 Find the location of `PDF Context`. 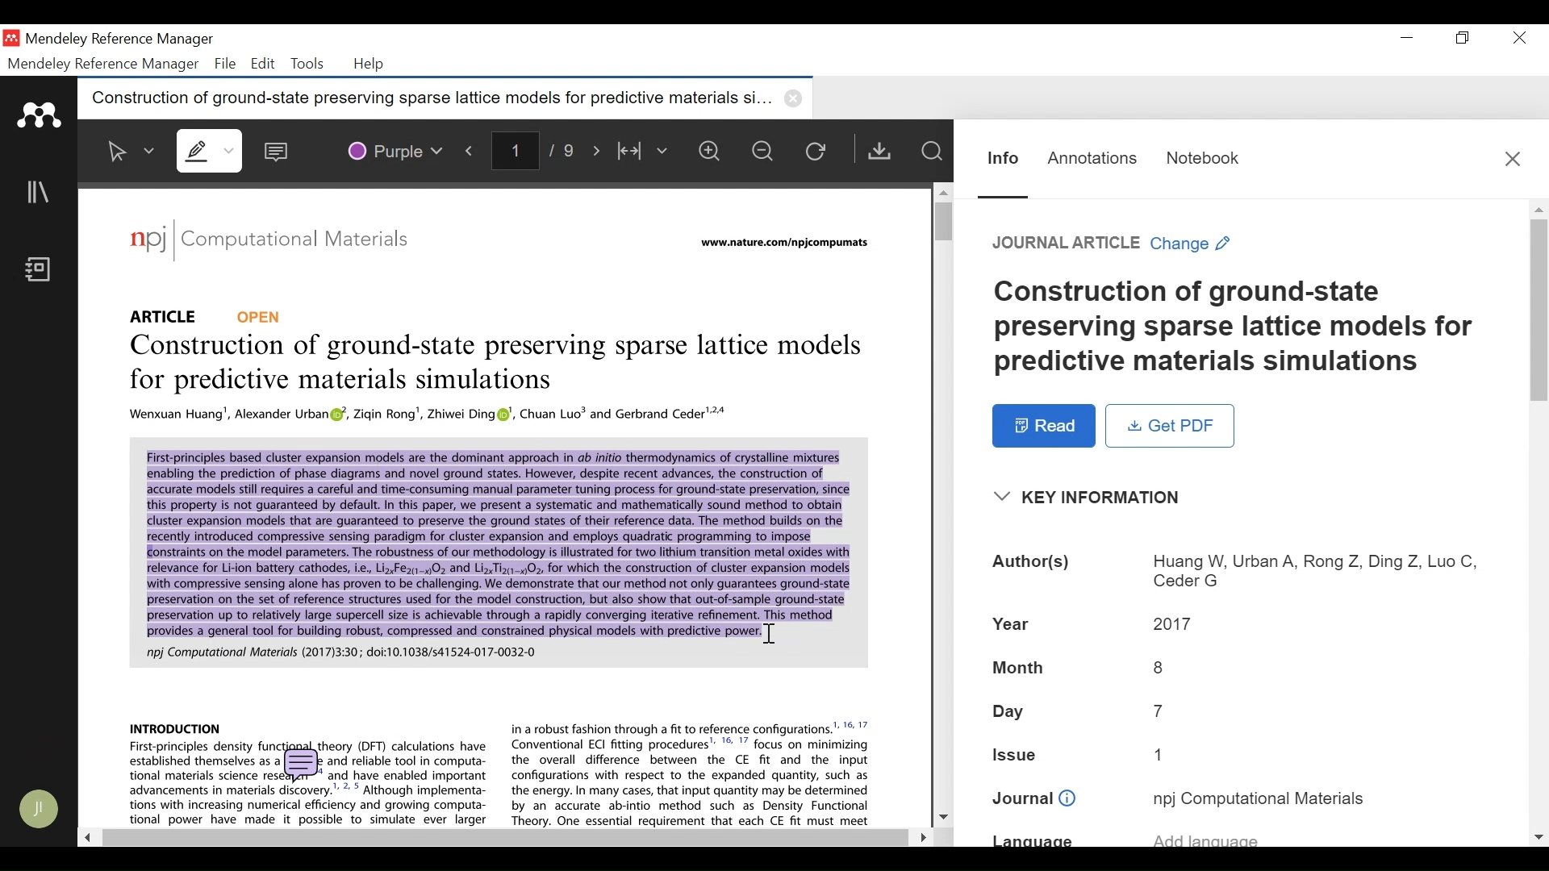

PDF Context is located at coordinates (493, 548).